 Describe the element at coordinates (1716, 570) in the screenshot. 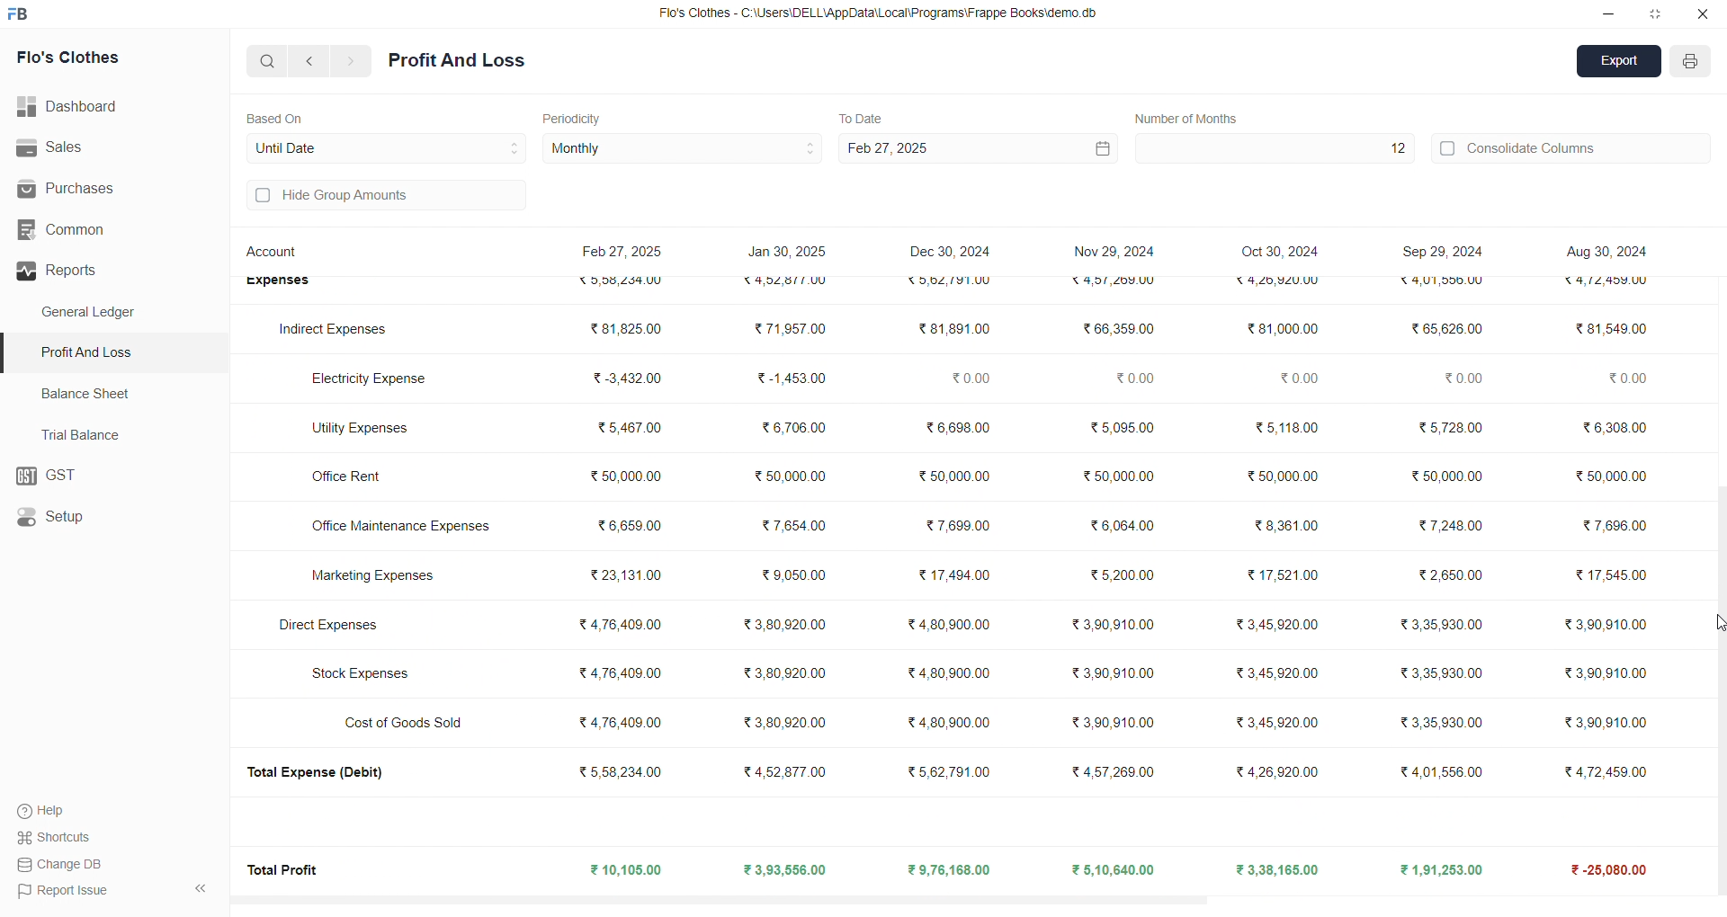

I see `vertical scroll bar` at that location.